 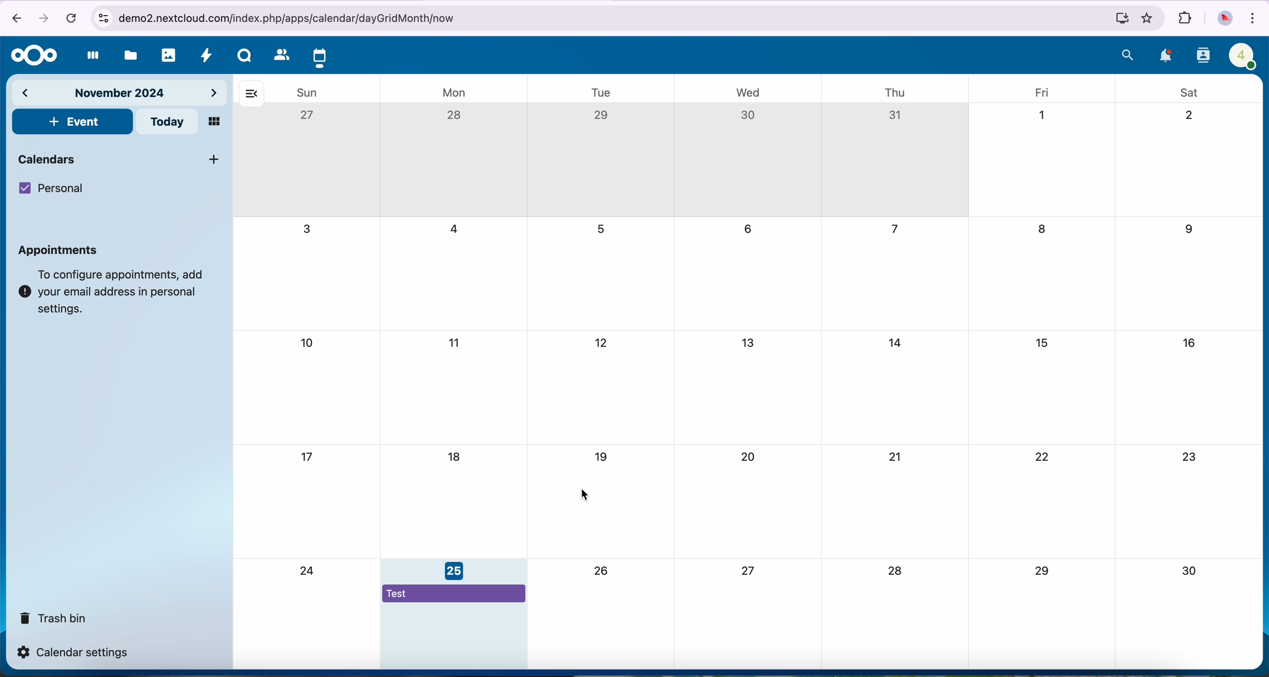 I want to click on install Nextcloud, so click(x=1121, y=17).